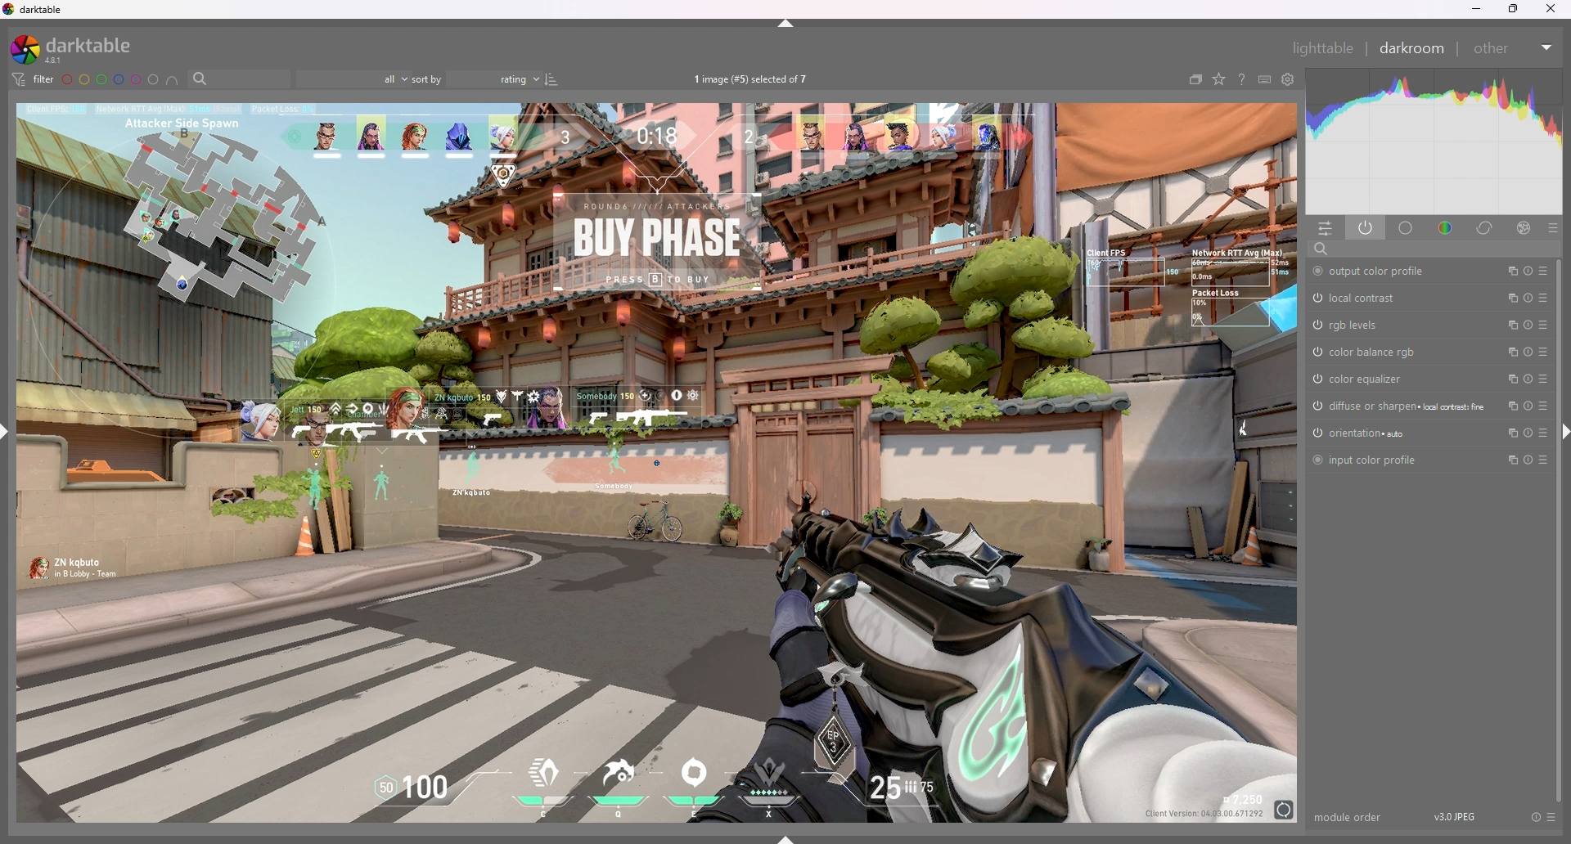 The image size is (1571, 844). What do you see at coordinates (1509, 352) in the screenshot?
I see `multiple instances actions` at bounding box center [1509, 352].